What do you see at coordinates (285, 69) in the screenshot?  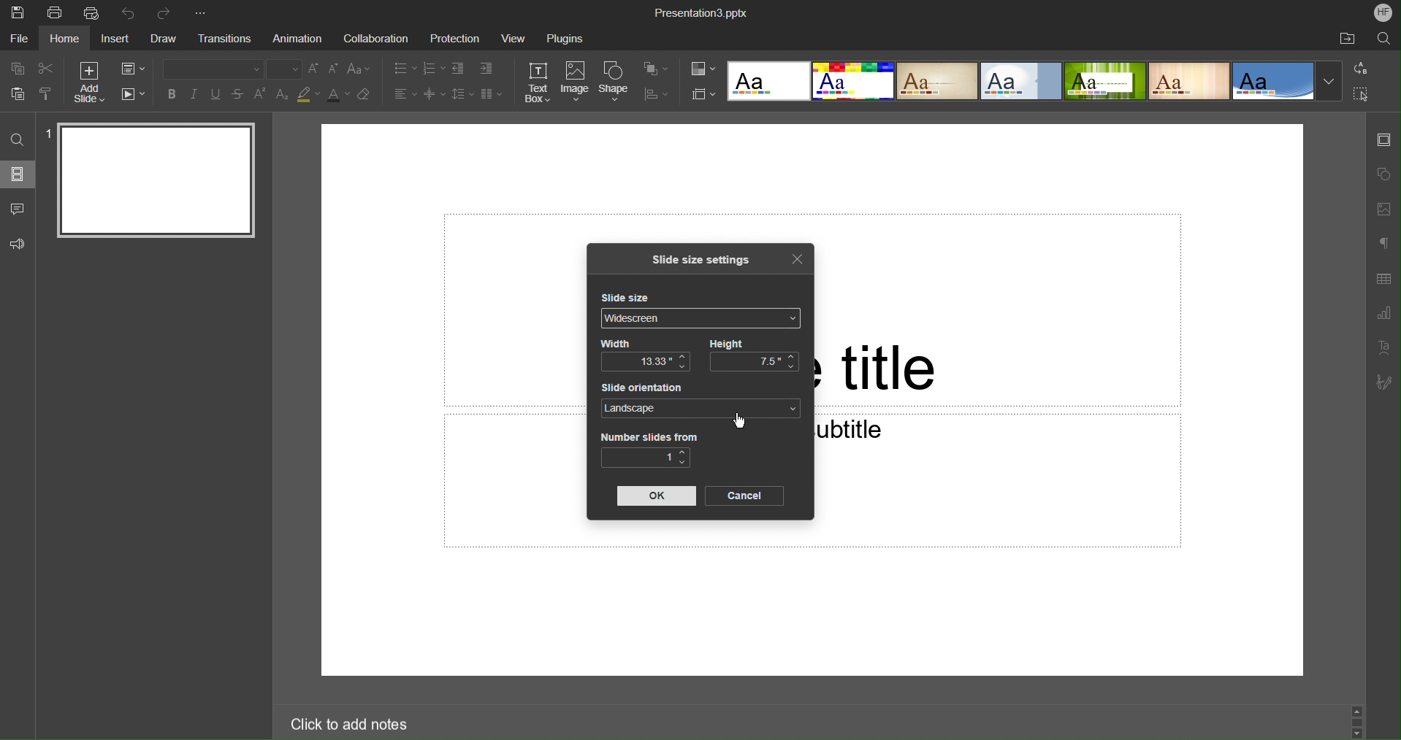 I see `Font size` at bounding box center [285, 69].